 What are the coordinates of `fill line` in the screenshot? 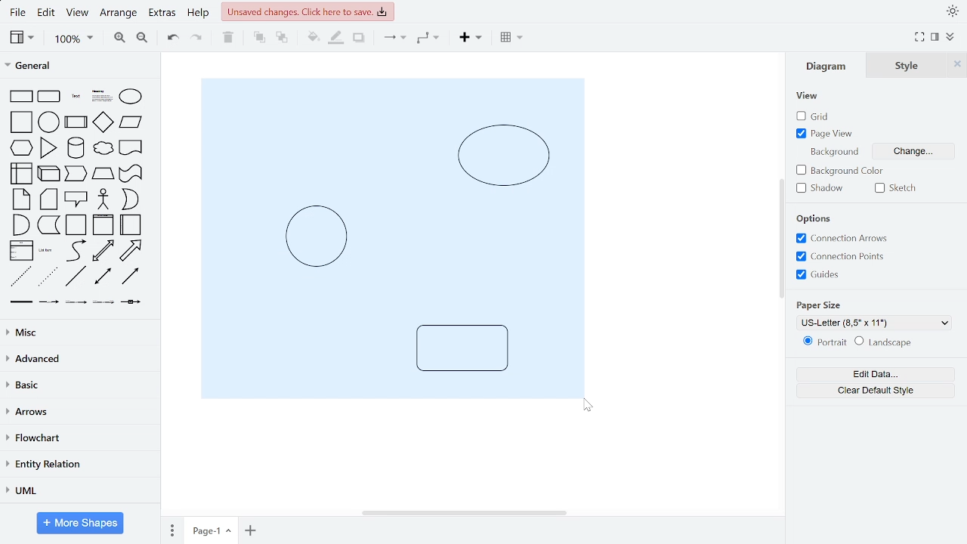 It's located at (337, 39).